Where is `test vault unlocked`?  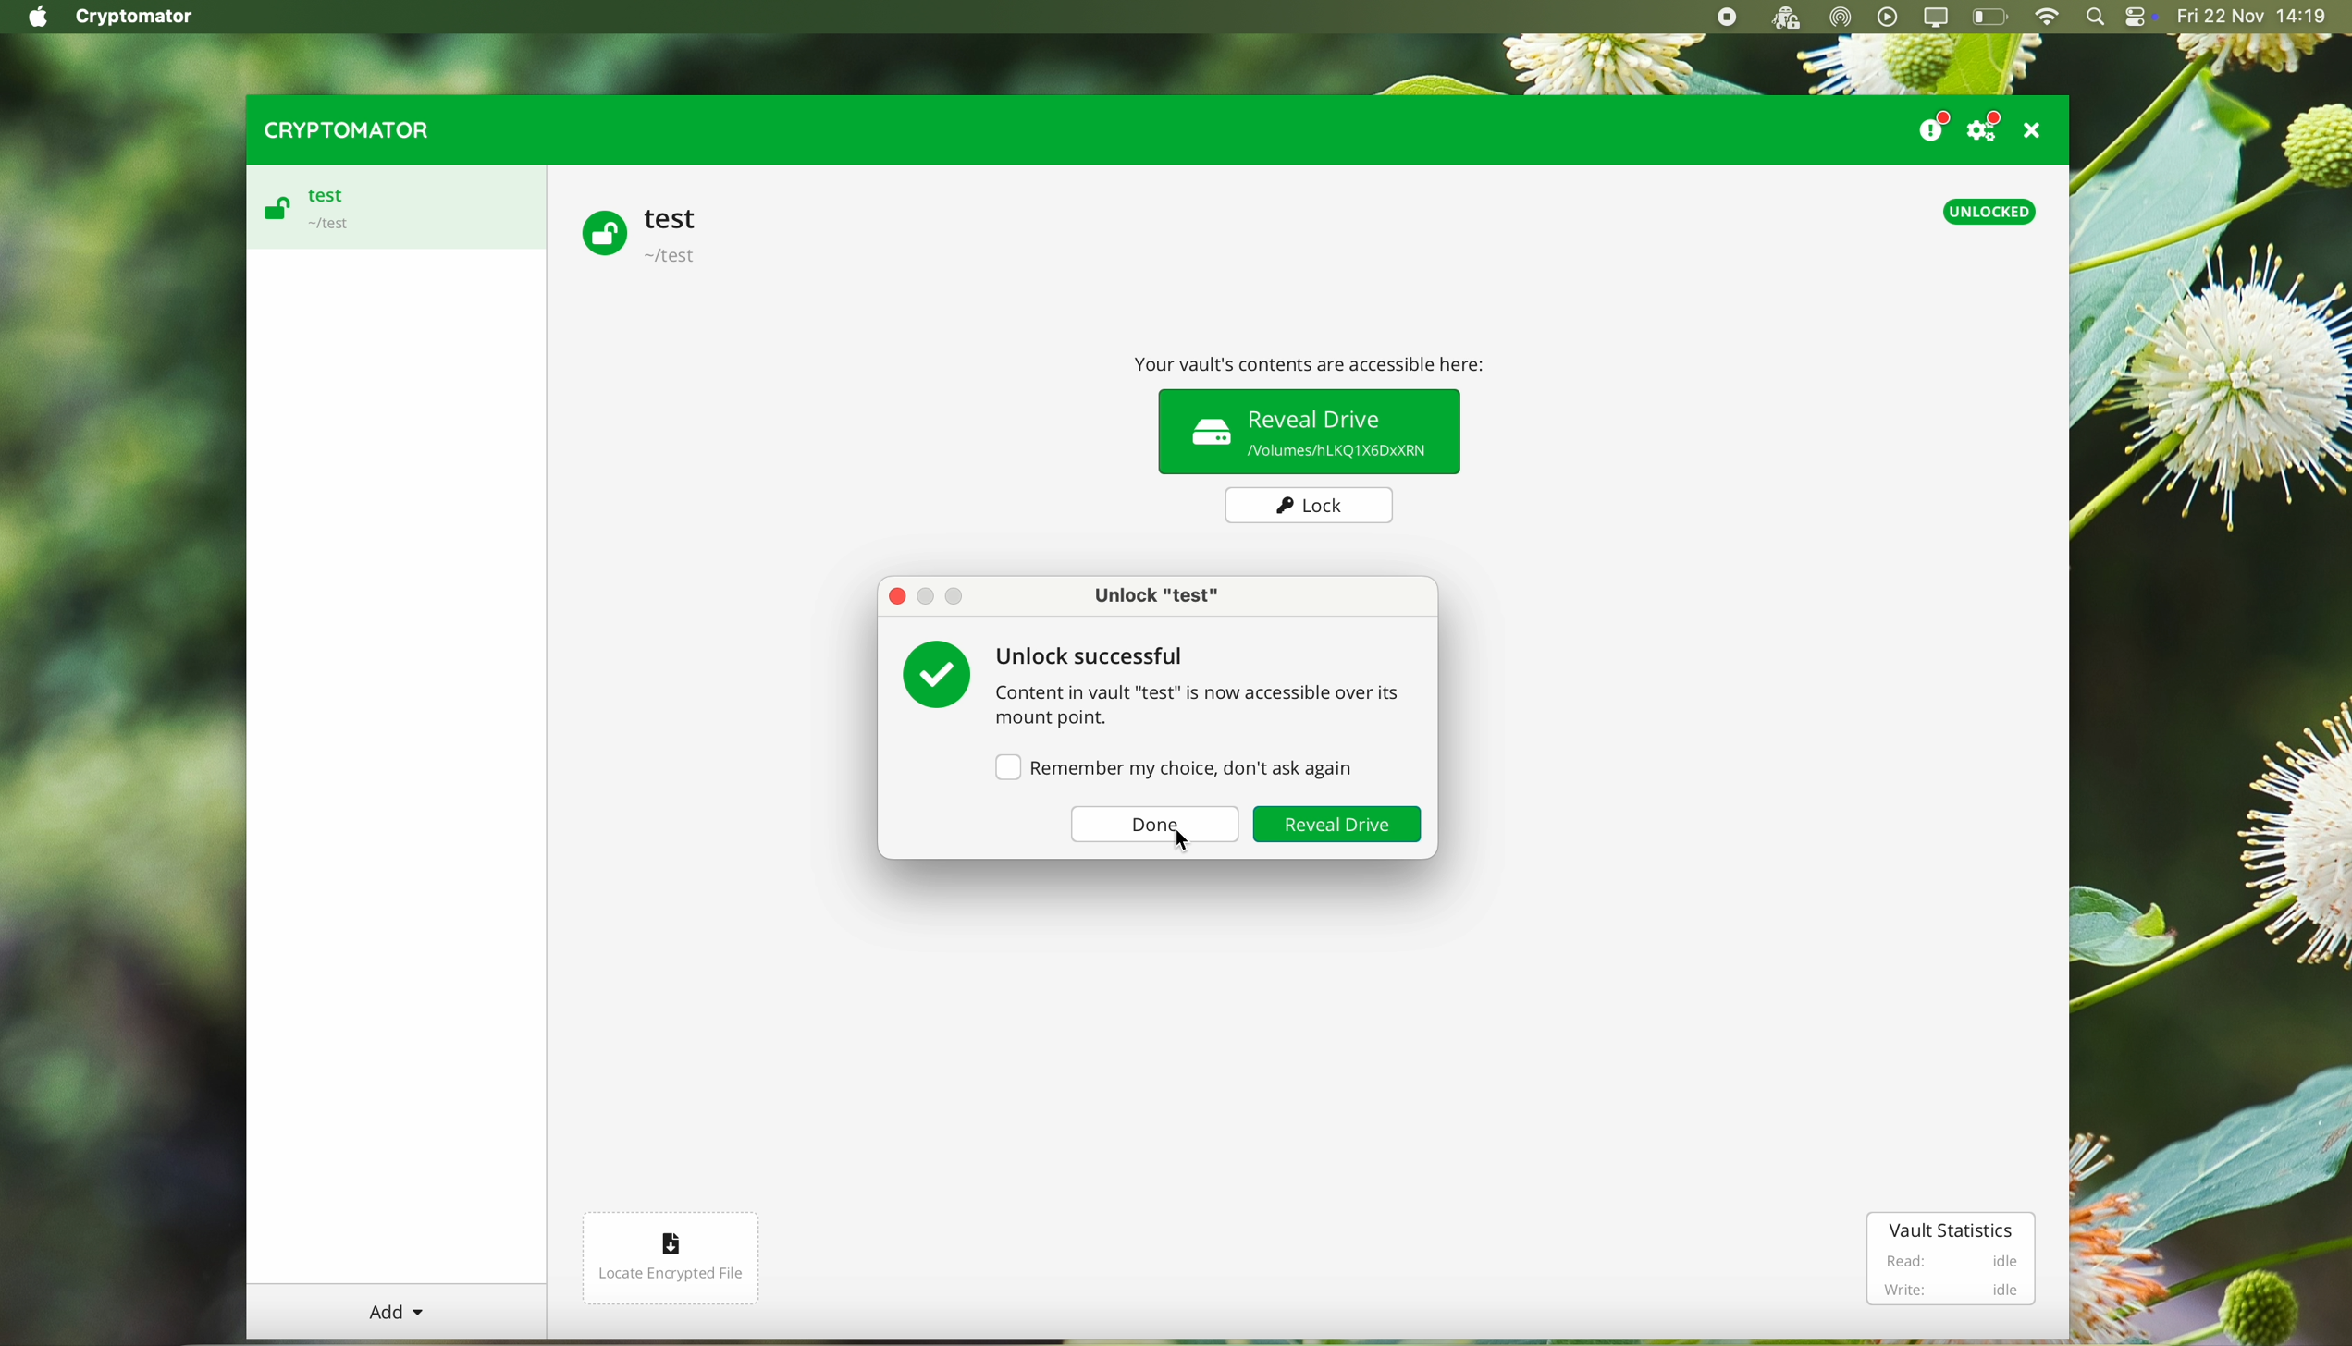 test vault unlocked is located at coordinates (642, 235).